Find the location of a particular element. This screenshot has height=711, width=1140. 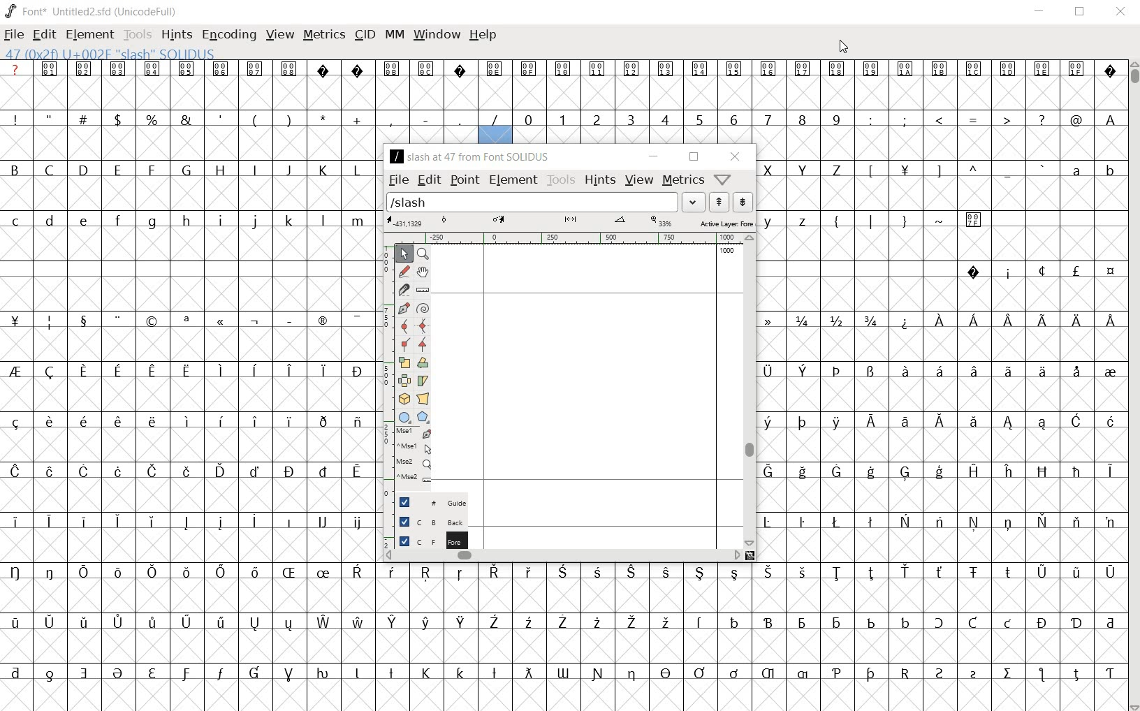

load word list is located at coordinates (547, 202).